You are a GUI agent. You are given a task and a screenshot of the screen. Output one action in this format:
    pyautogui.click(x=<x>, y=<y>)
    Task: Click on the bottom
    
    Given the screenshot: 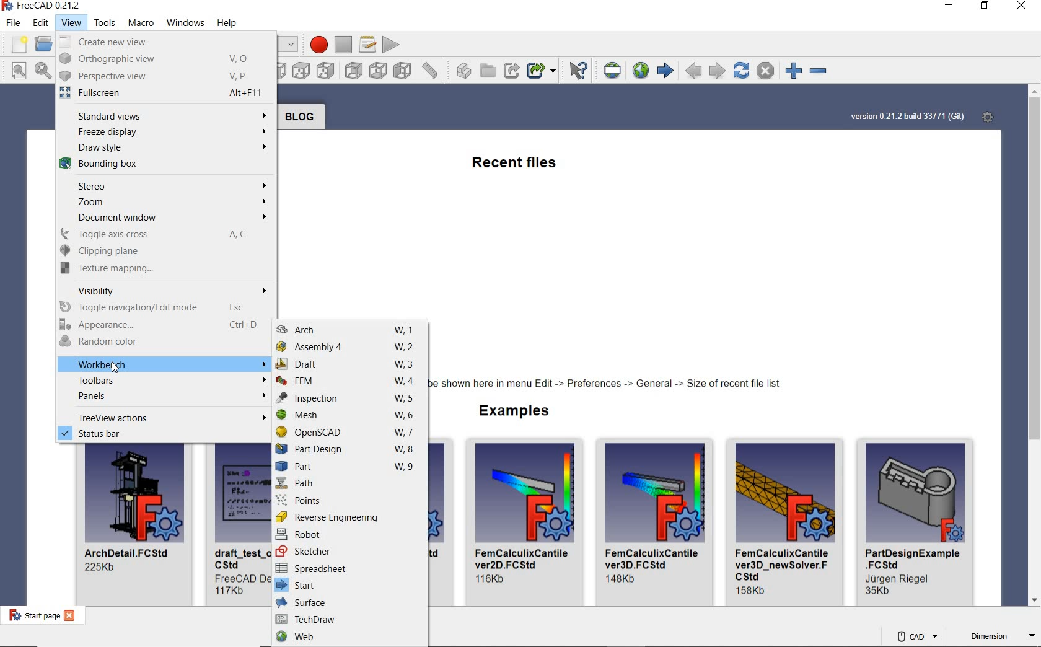 What is the action you would take?
    pyautogui.click(x=379, y=71)
    